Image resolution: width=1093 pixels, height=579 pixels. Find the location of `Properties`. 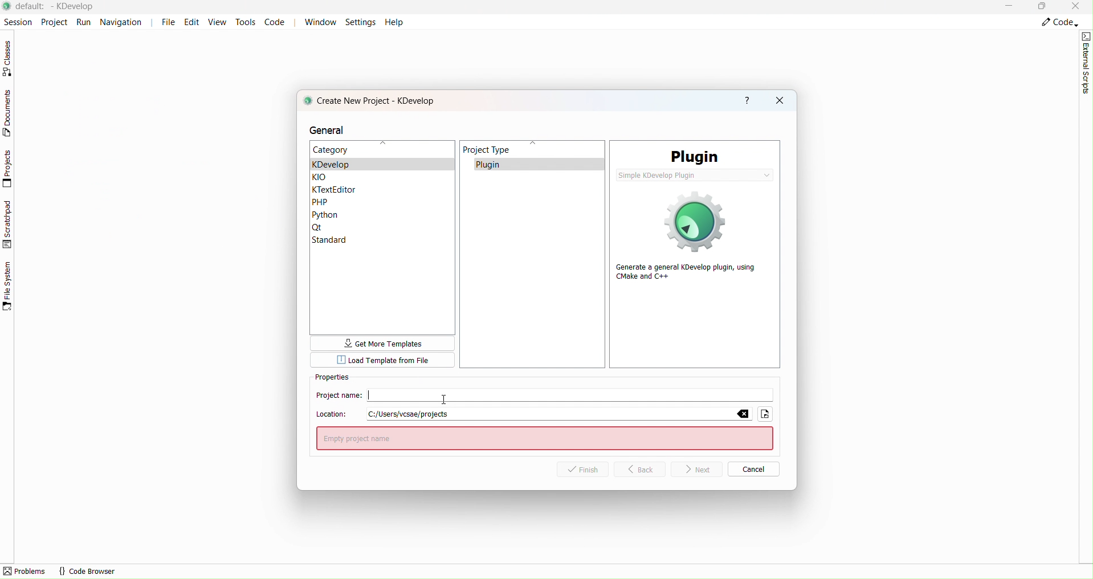

Properties is located at coordinates (332, 377).